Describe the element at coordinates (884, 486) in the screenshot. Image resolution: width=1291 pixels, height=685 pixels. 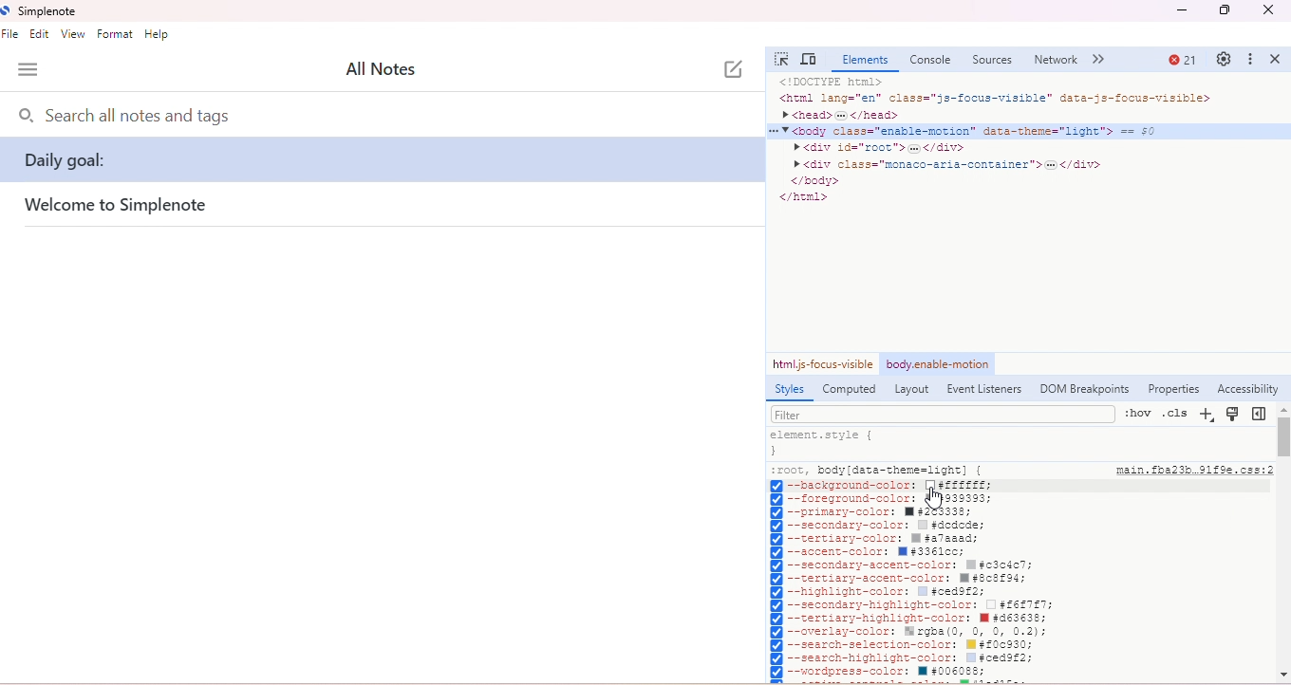
I see `--background-color: ` at that location.